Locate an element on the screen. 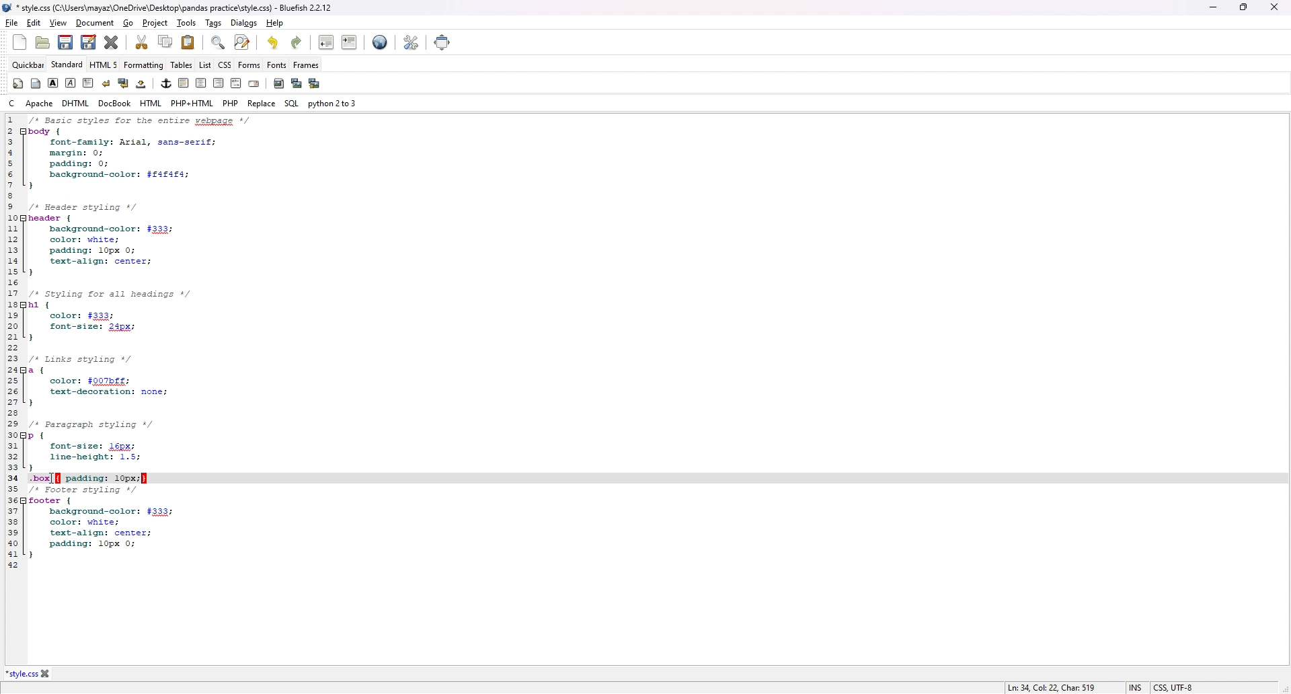 The width and height of the screenshot is (1291, 694). copy is located at coordinates (167, 42).